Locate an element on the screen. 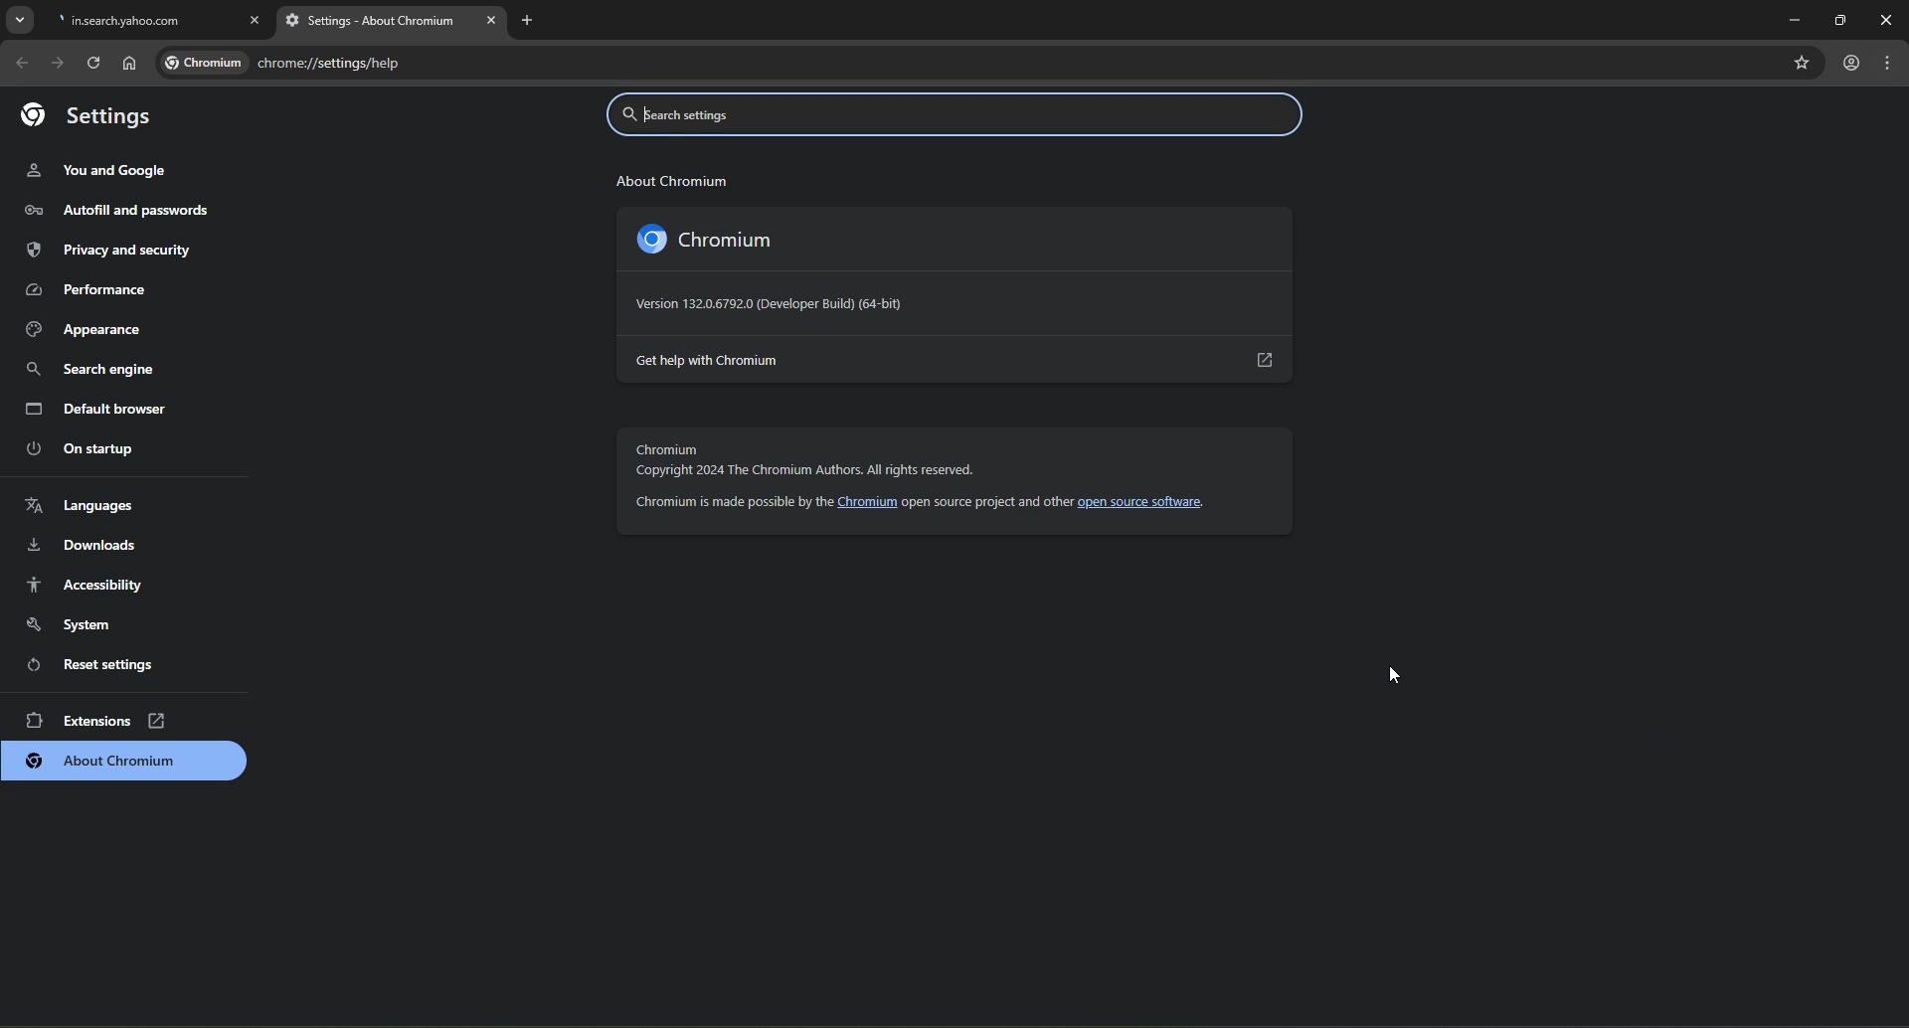 The image size is (1909, 1028). Auto fill and passwords is located at coordinates (116, 211).